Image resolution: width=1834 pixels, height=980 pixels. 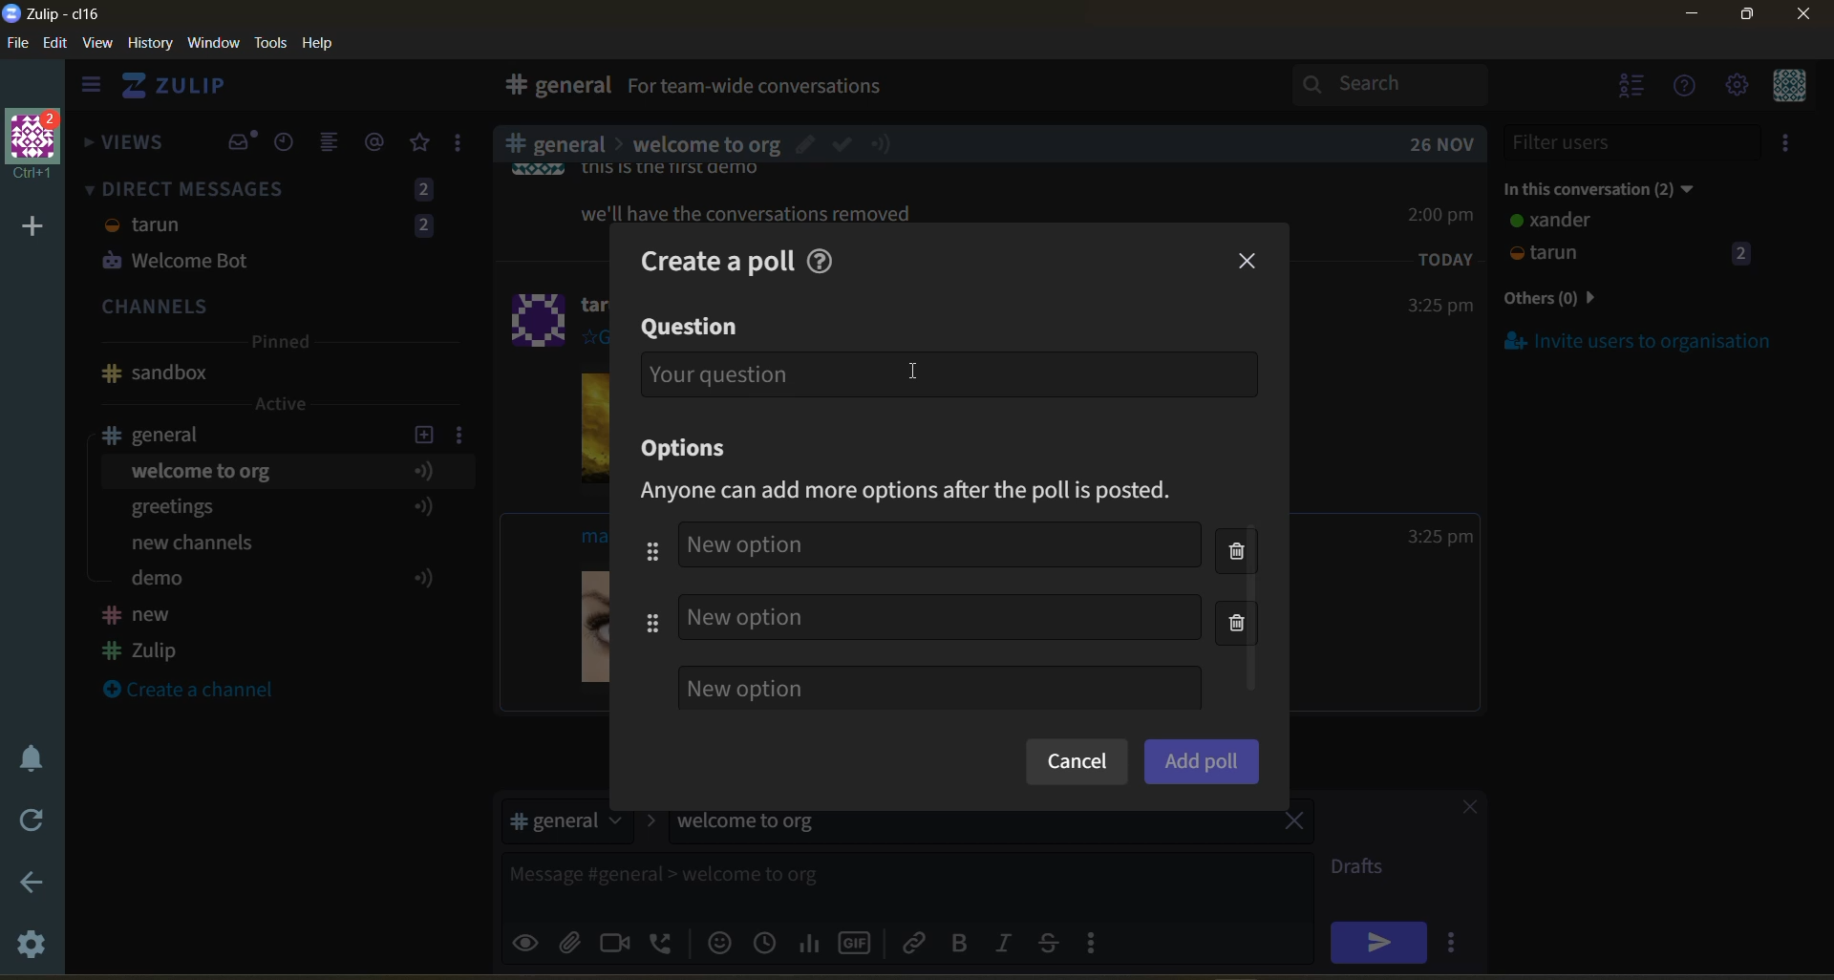 What do you see at coordinates (19, 47) in the screenshot?
I see `file` at bounding box center [19, 47].